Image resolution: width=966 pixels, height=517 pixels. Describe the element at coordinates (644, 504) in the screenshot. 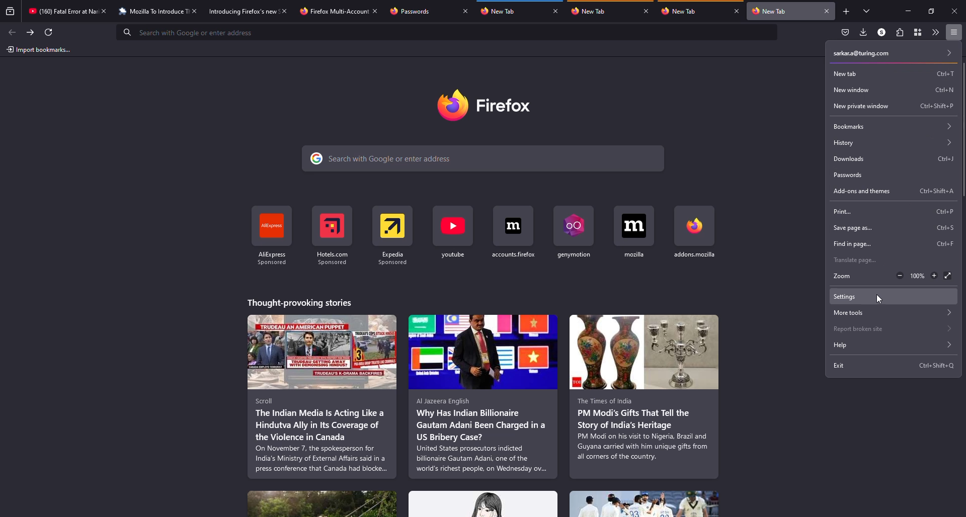

I see `stories` at that location.